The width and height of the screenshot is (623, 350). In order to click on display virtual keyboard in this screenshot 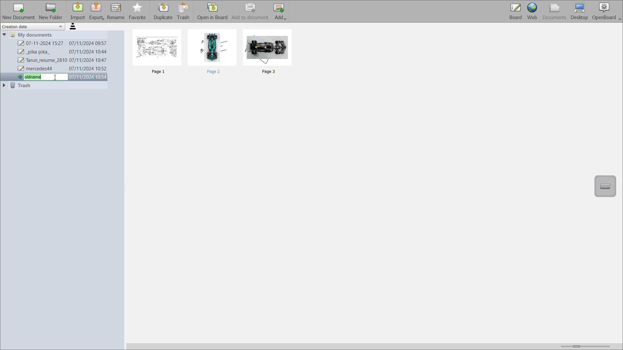, I will do `click(606, 185)`.